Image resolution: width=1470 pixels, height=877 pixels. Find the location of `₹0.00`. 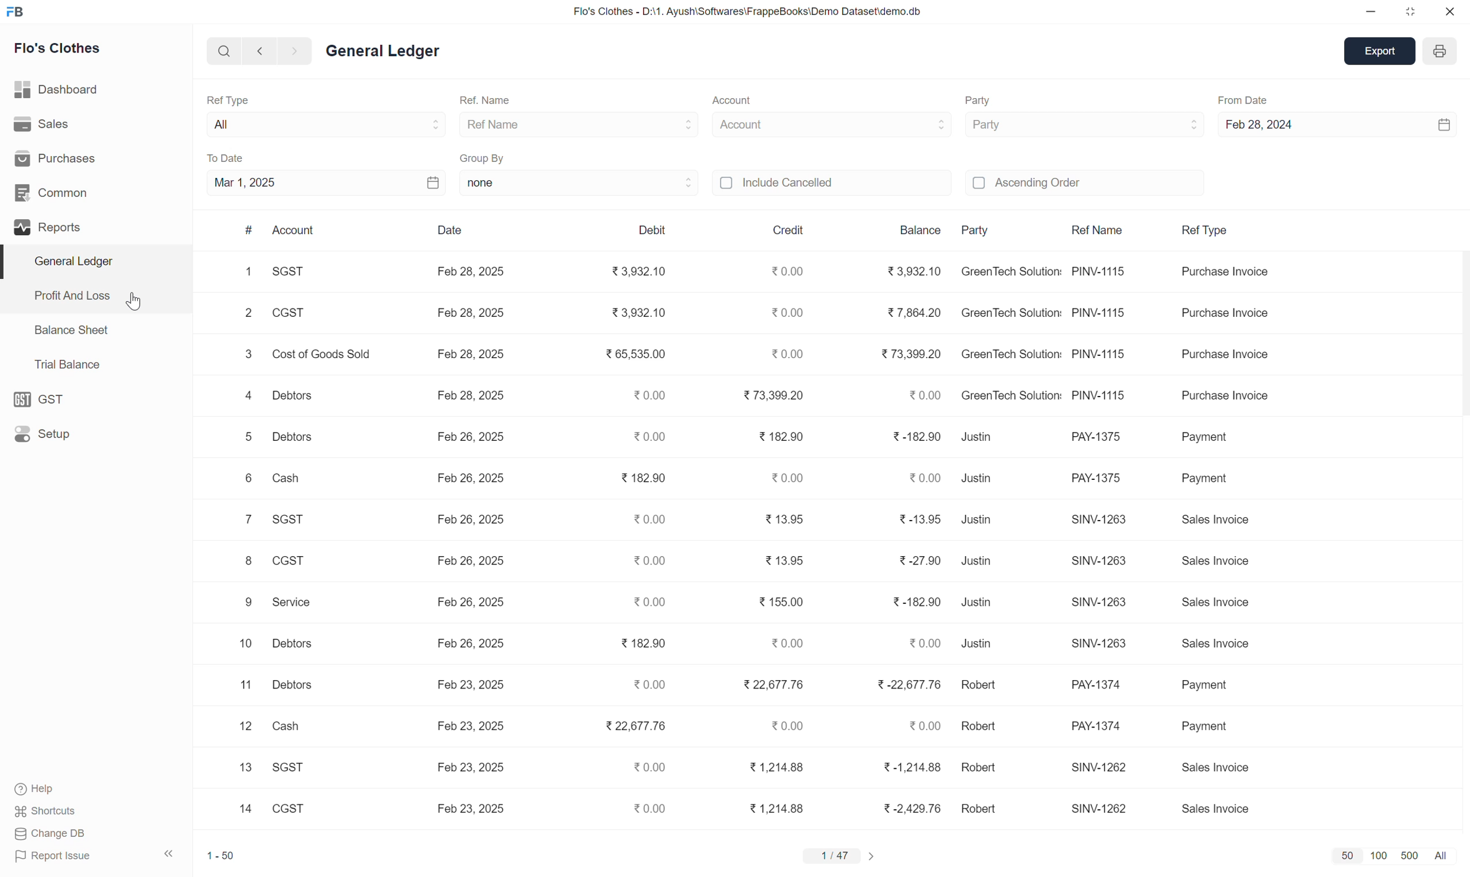

₹0.00 is located at coordinates (795, 648).